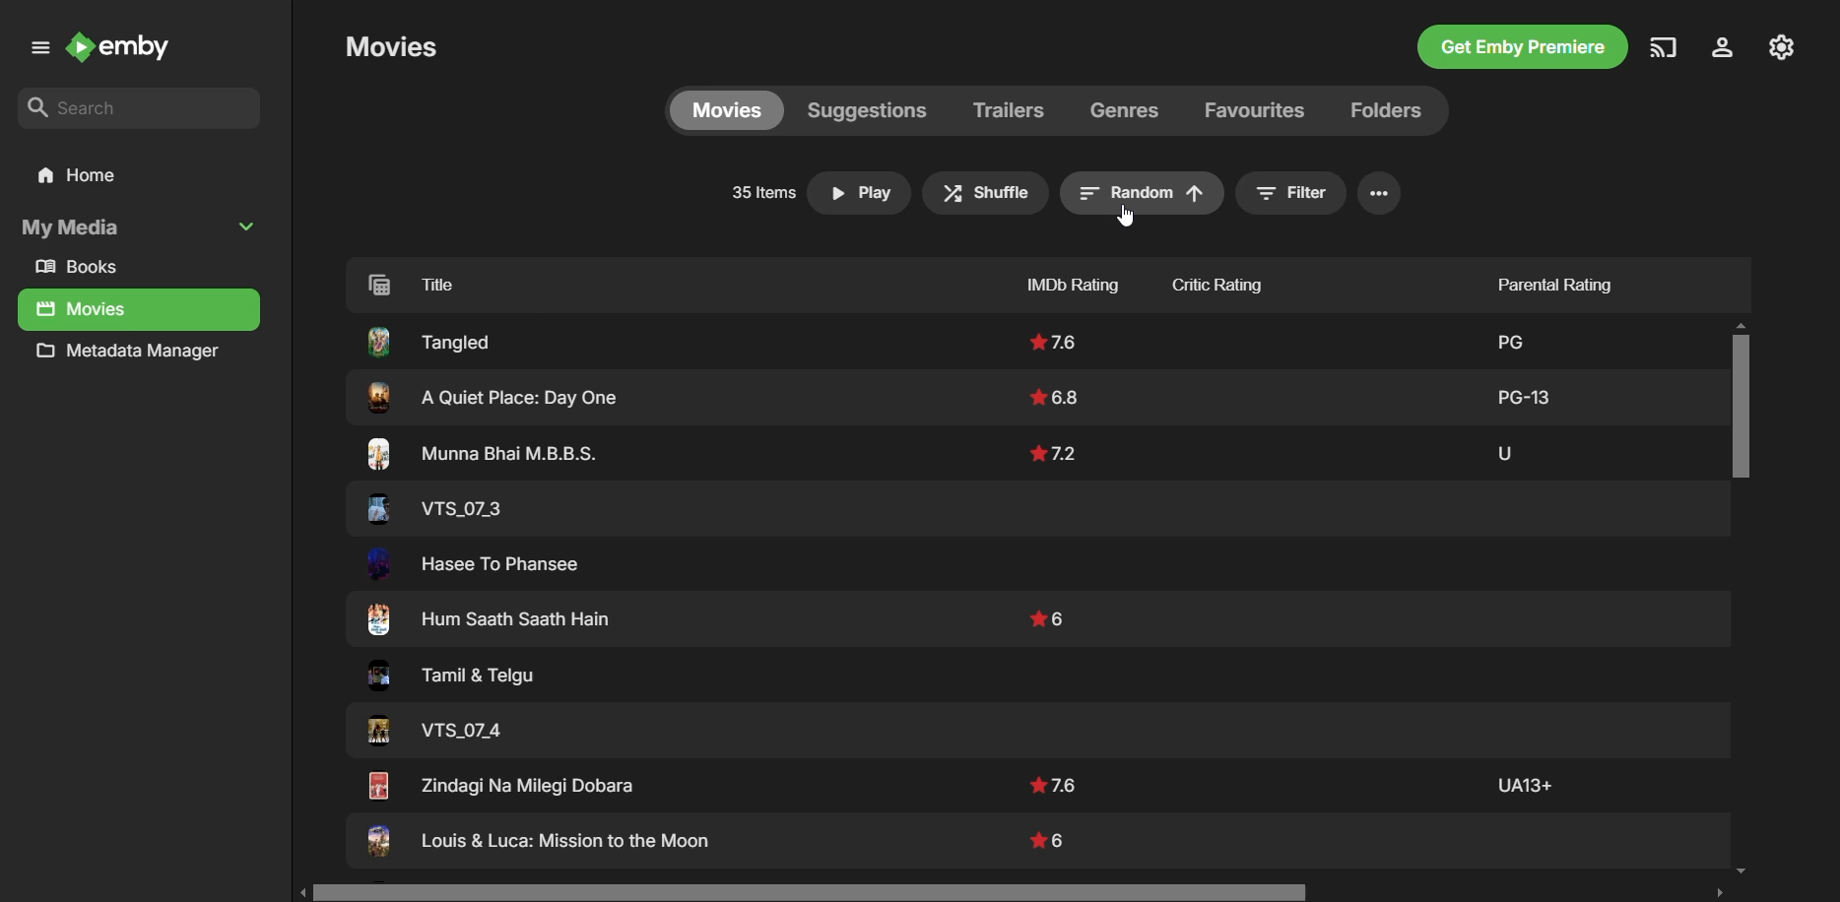 The width and height of the screenshot is (1840, 902). What do you see at coordinates (492, 621) in the screenshot?
I see `` at bounding box center [492, 621].